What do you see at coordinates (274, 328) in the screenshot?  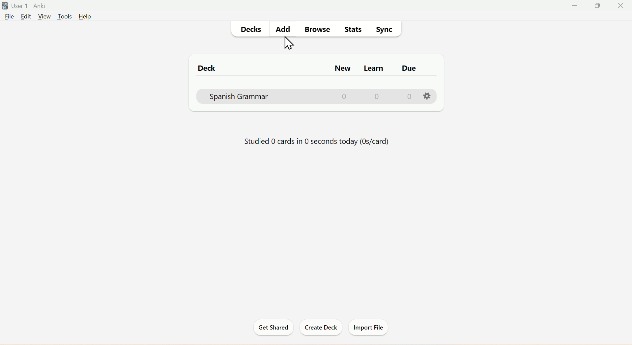 I see `Get Started` at bounding box center [274, 328].